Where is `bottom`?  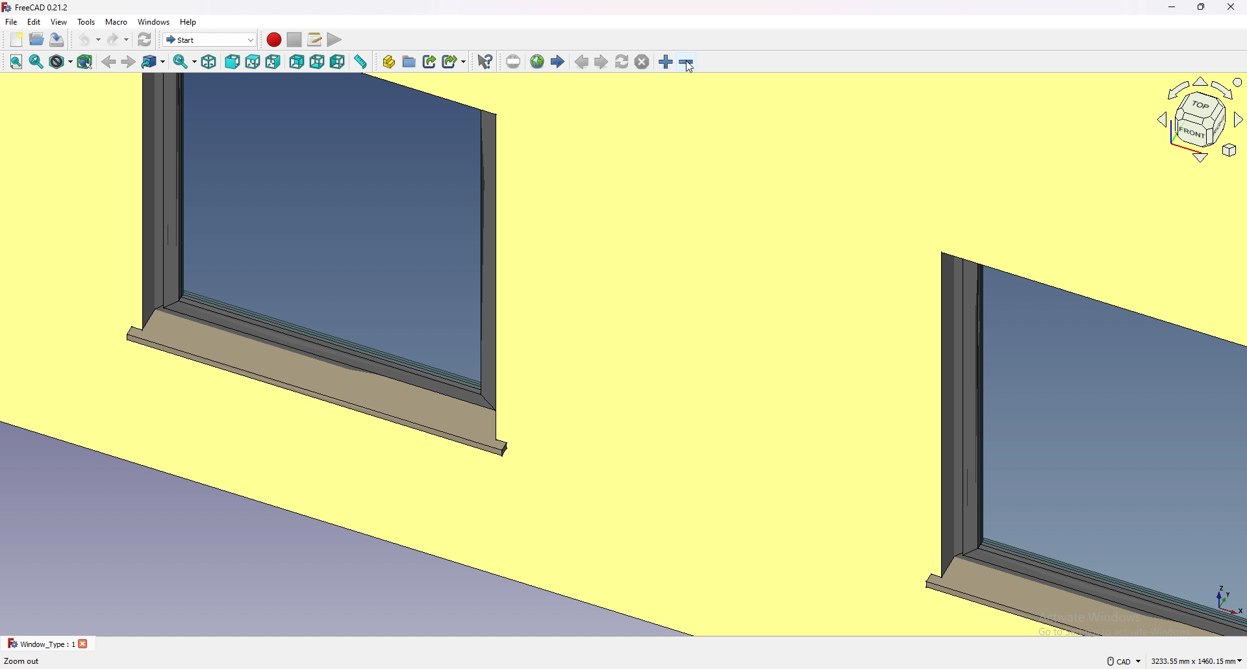
bottom is located at coordinates (317, 62).